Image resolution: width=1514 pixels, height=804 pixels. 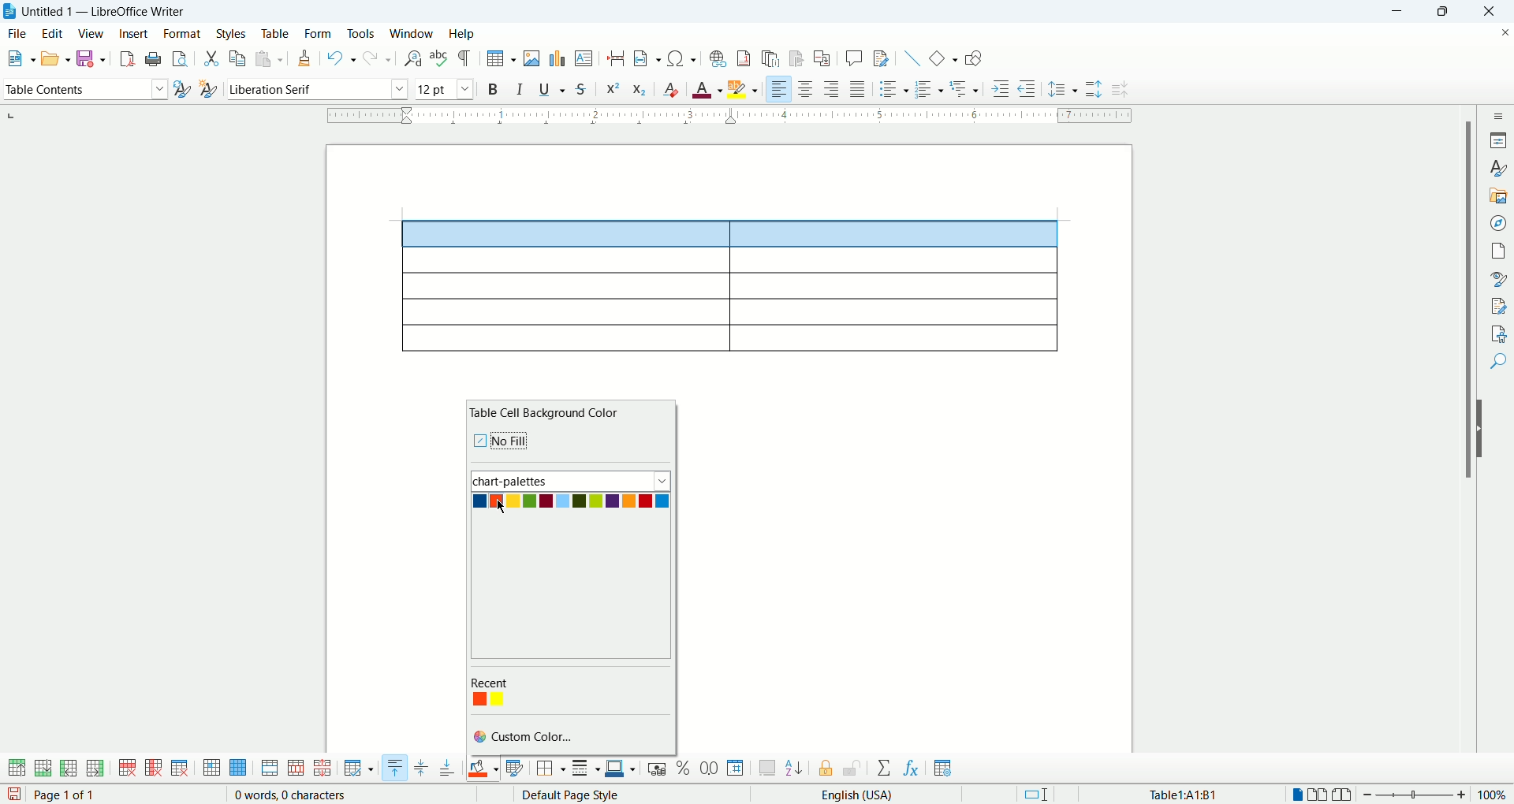 I want to click on table1, so click(x=1185, y=794).